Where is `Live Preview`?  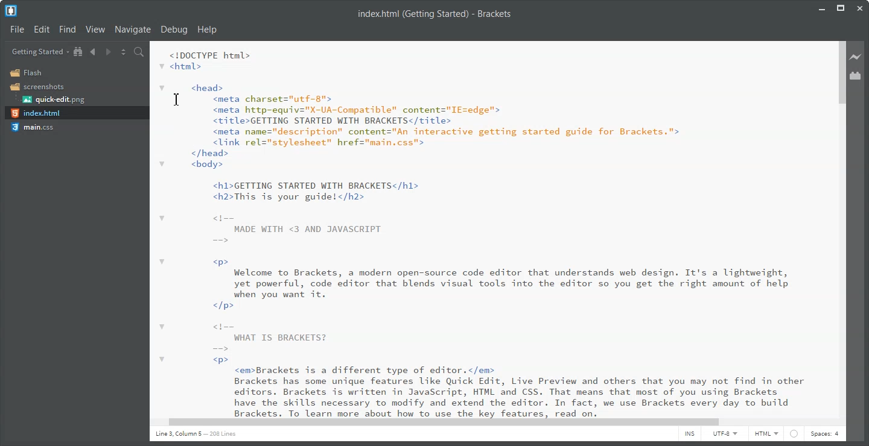 Live Preview is located at coordinates (857, 57).